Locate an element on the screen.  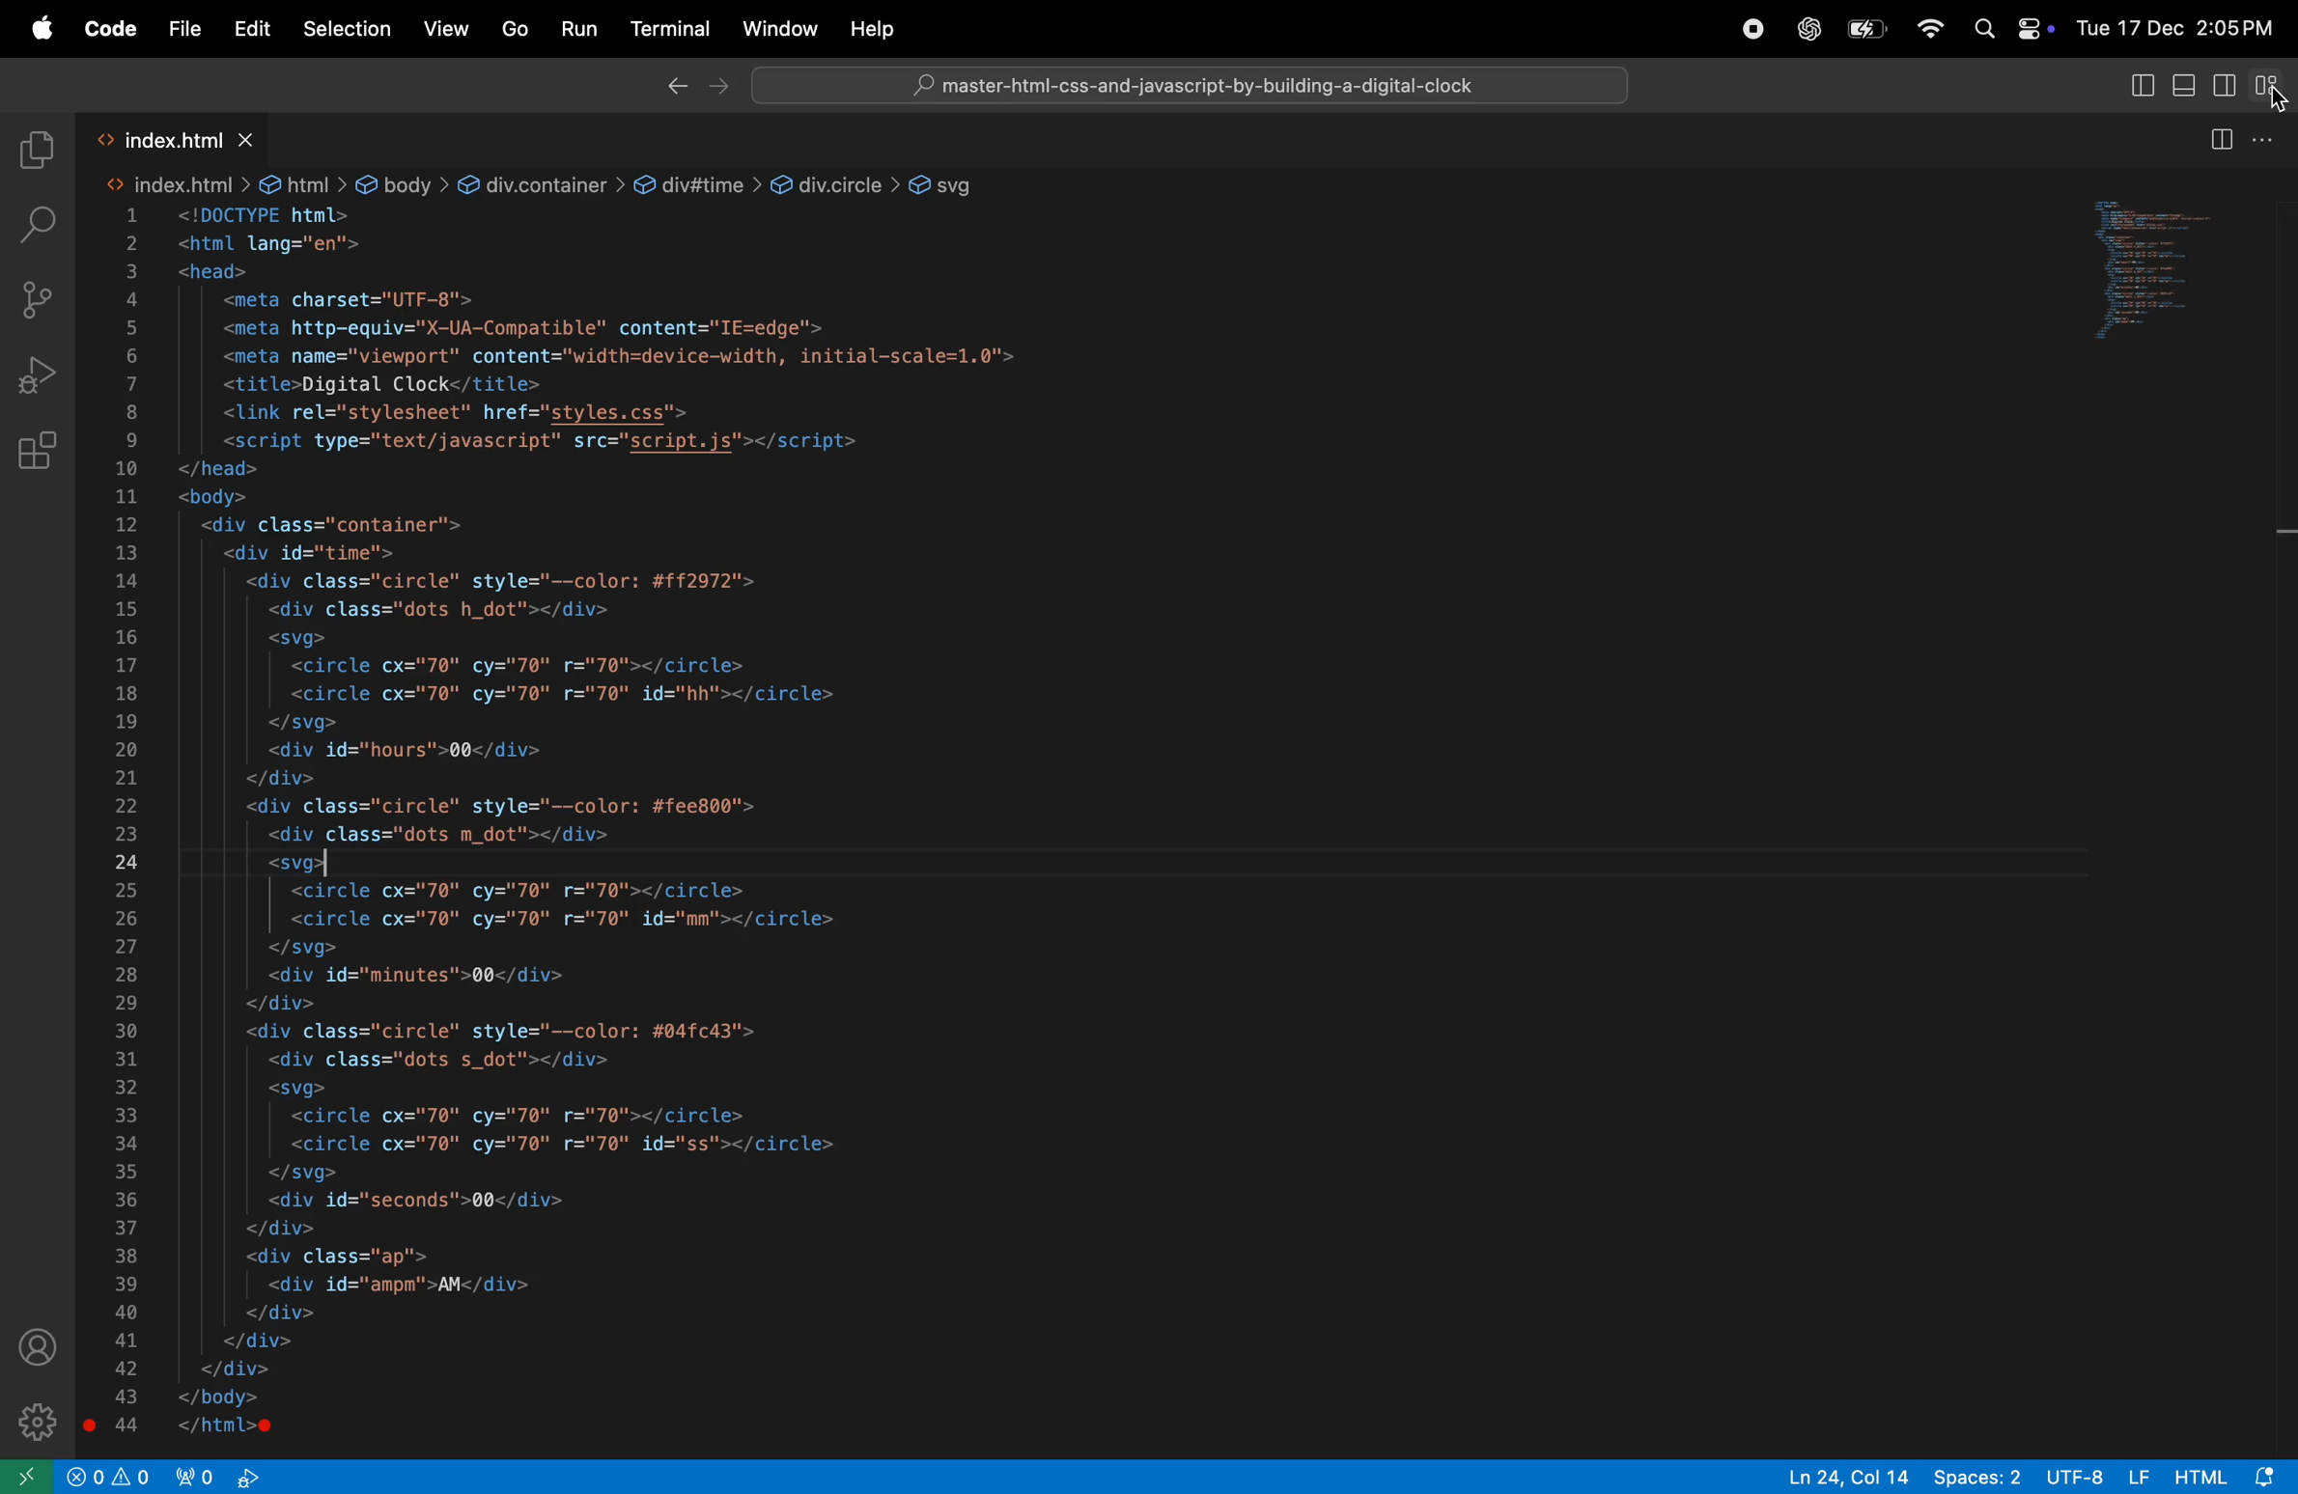
index.html  is located at coordinates (196, 137).